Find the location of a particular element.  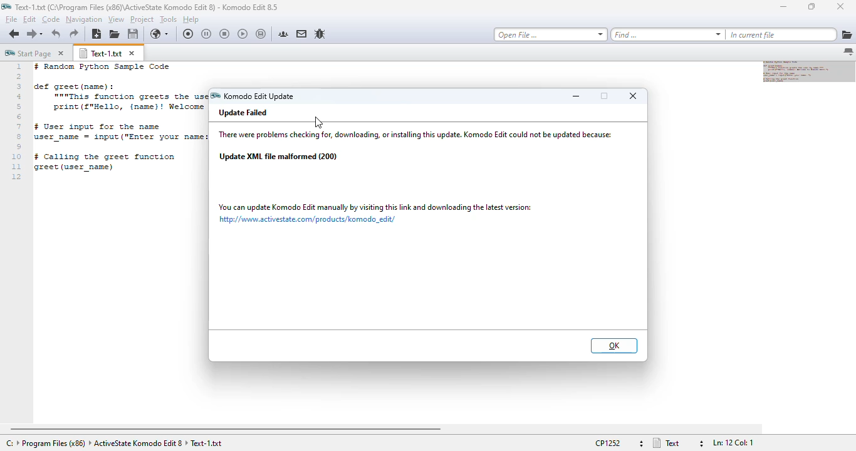

komodo edit update is located at coordinates (253, 96).